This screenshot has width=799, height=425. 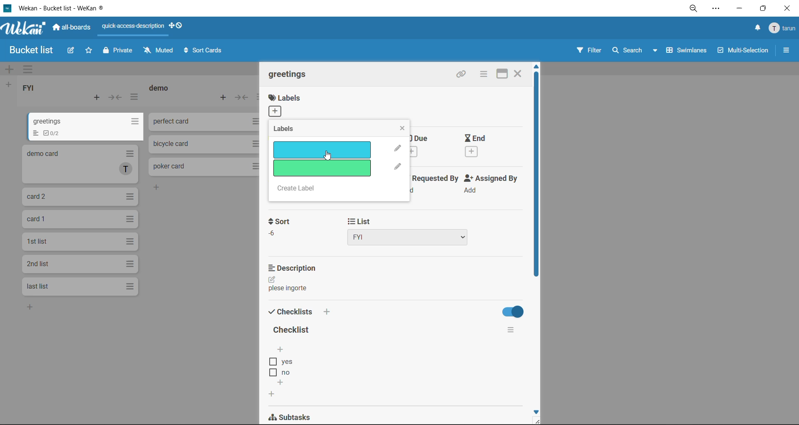 I want to click on add list, so click(x=9, y=85).